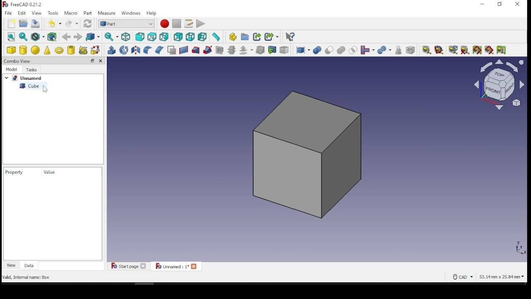 This screenshot has height=299, width=531. I want to click on campher, so click(159, 49).